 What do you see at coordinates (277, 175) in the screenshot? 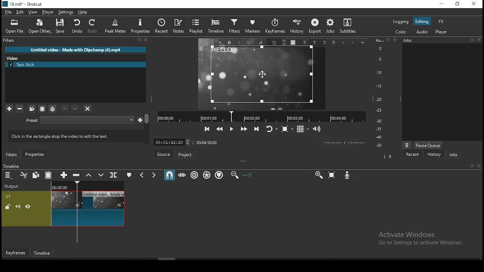
I see `Zoom Slider` at bounding box center [277, 175].